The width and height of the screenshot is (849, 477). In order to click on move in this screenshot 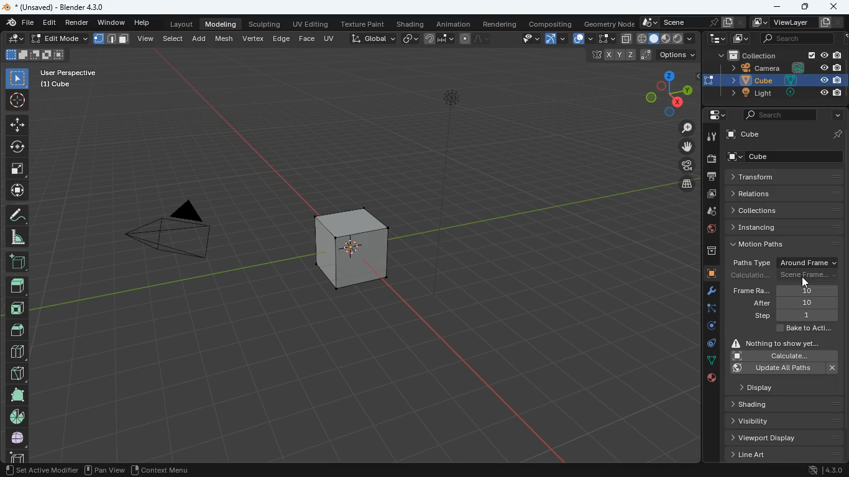, I will do `click(17, 124)`.